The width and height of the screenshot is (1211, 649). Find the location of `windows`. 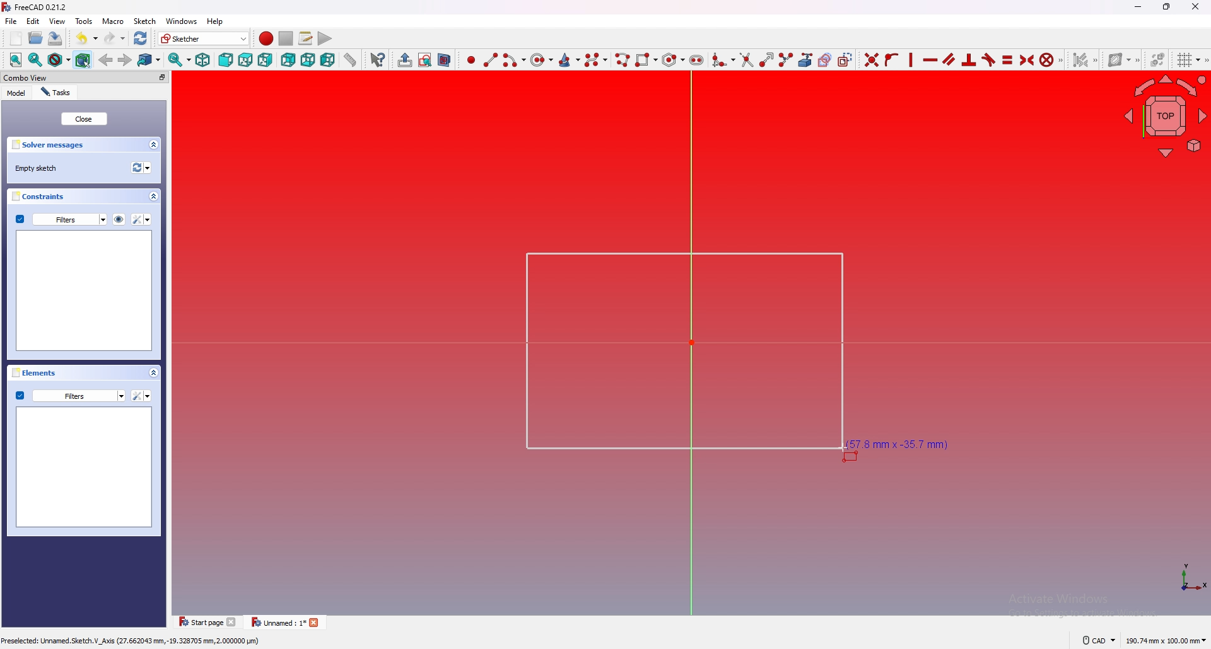

windows is located at coordinates (181, 21).